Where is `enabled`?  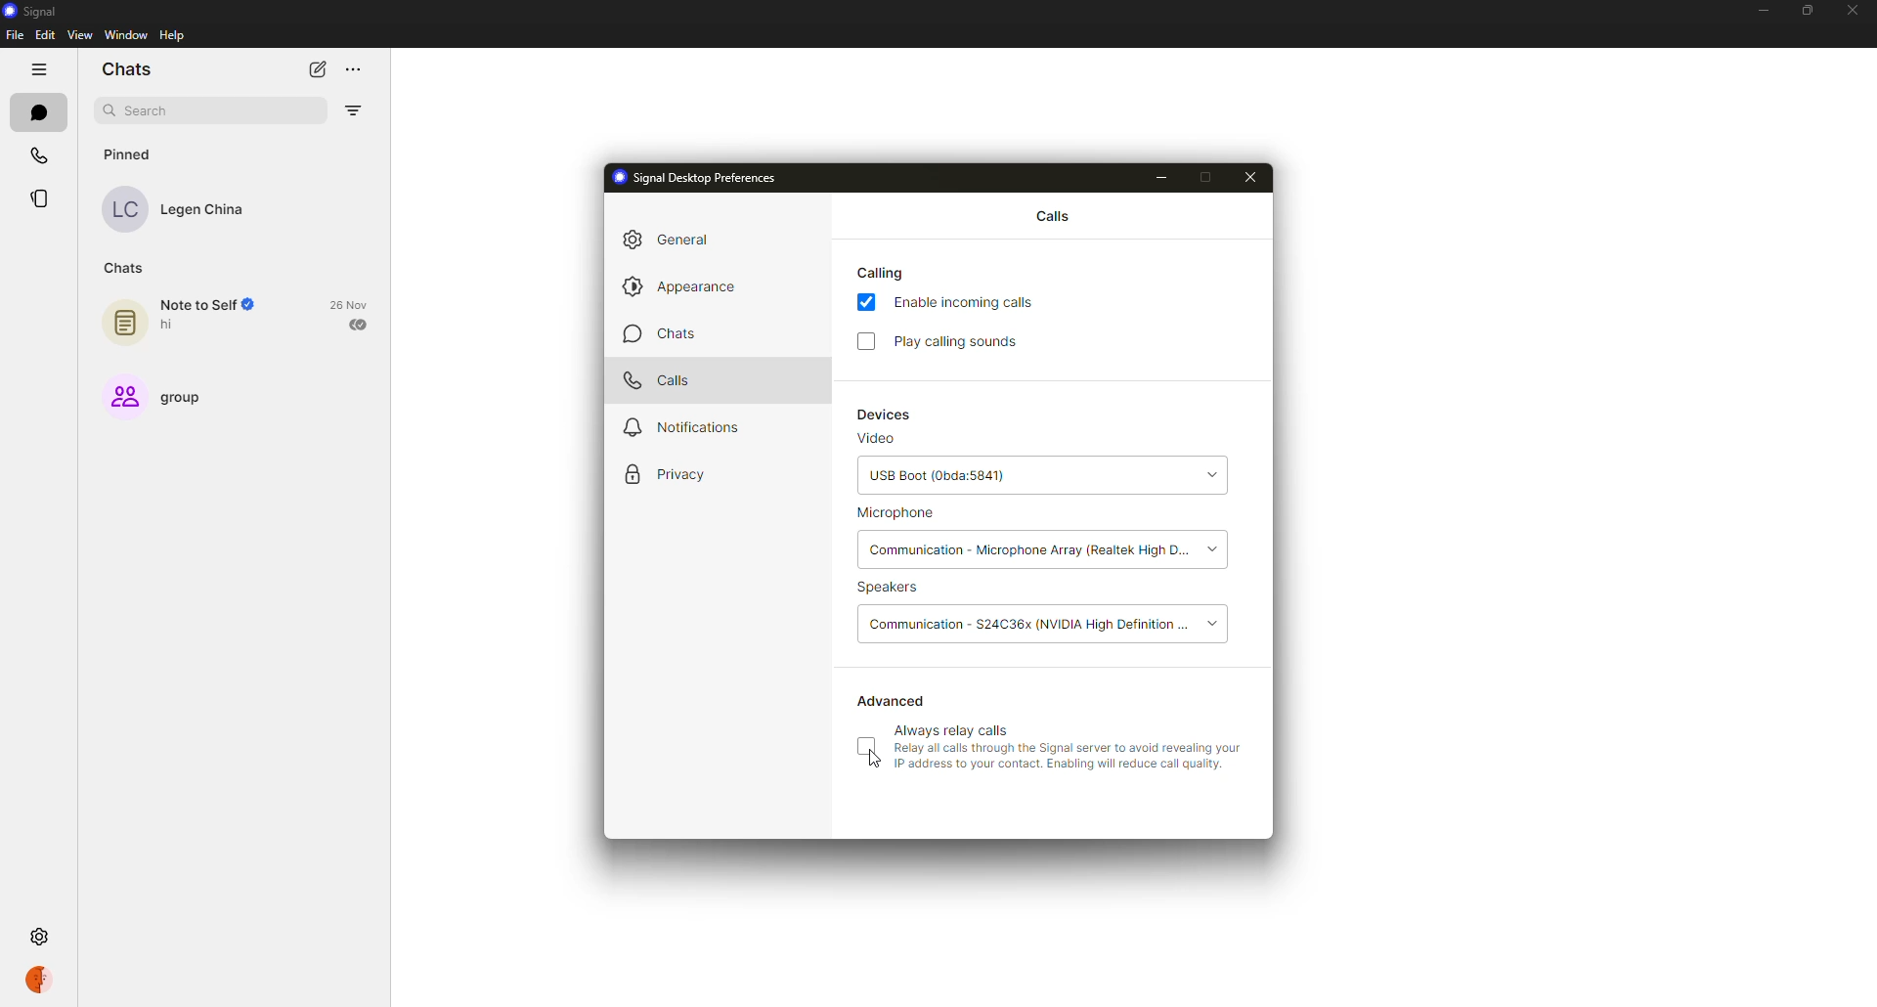
enabled is located at coordinates (866, 304).